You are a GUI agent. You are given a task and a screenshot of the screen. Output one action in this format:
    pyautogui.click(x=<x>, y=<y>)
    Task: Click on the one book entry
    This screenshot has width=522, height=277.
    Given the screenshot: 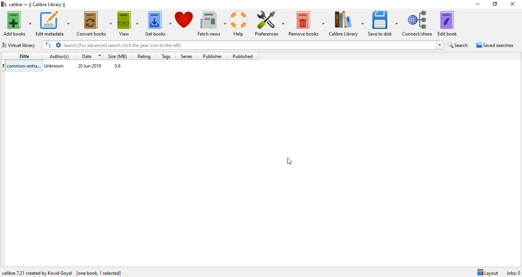 What is the action you would take?
    pyautogui.click(x=129, y=66)
    